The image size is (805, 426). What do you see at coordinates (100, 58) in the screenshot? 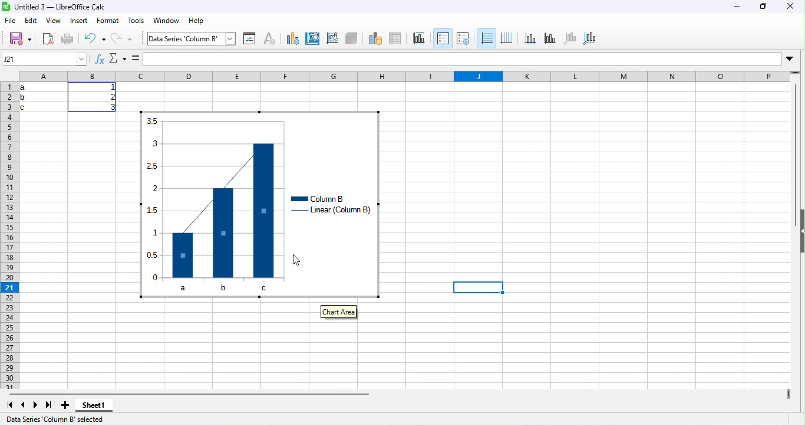
I see `functions wizerd` at bounding box center [100, 58].